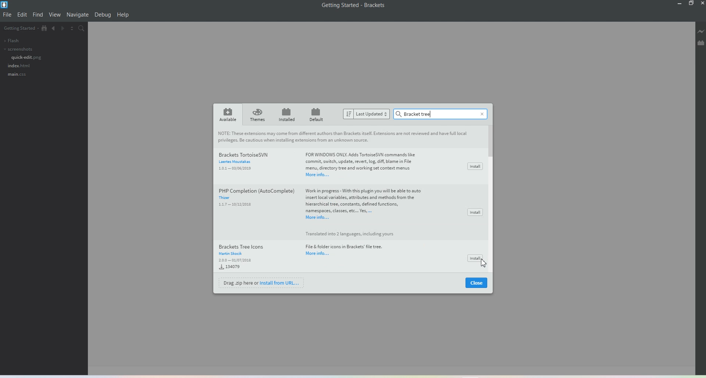 The image size is (706, 378). Describe the element at coordinates (302, 256) in the screenshot. I see `Brackets Tree Icons` at that location.